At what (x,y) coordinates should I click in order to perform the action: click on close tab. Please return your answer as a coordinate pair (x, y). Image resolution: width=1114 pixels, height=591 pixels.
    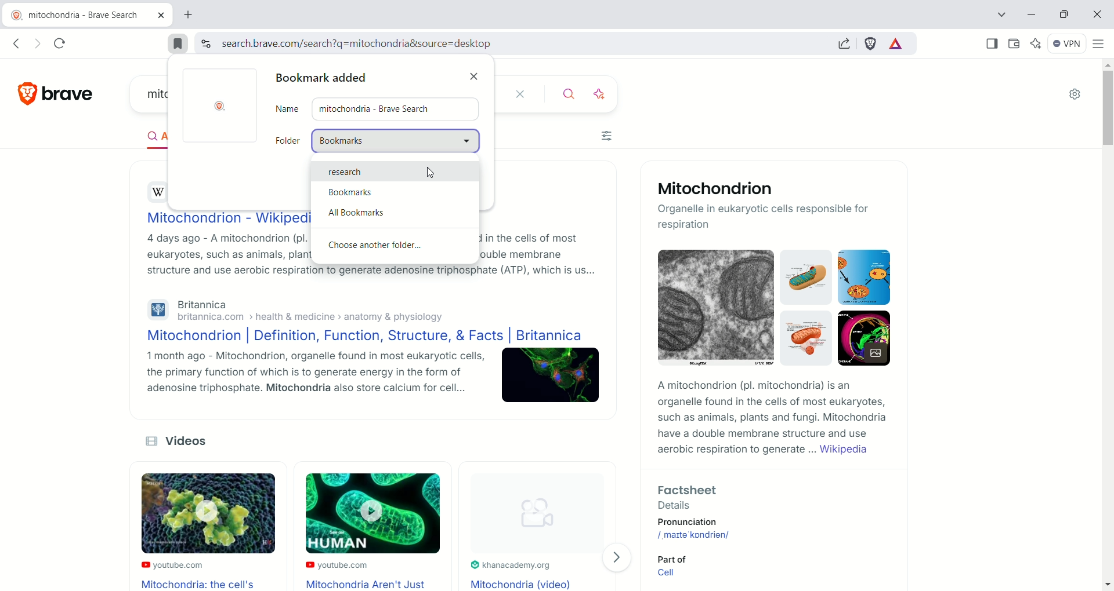
    Looking at the image, I should click on (161, 16).